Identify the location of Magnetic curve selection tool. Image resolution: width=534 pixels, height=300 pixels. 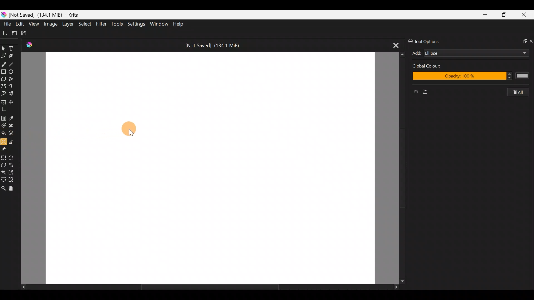
(13, 179).